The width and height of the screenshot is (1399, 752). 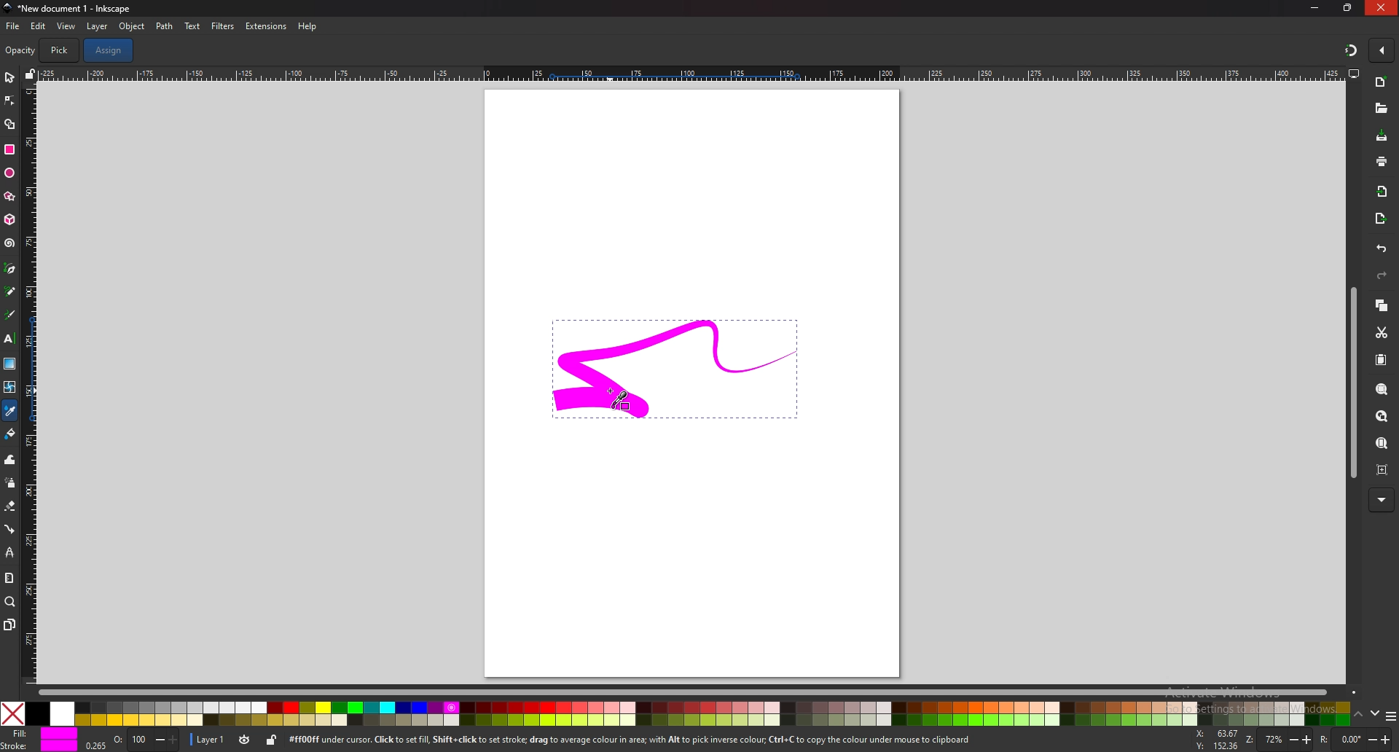 What do you see at coordinates (1379, 83) in the screenshot?
I see `new` at bounding box center [1379, 83].